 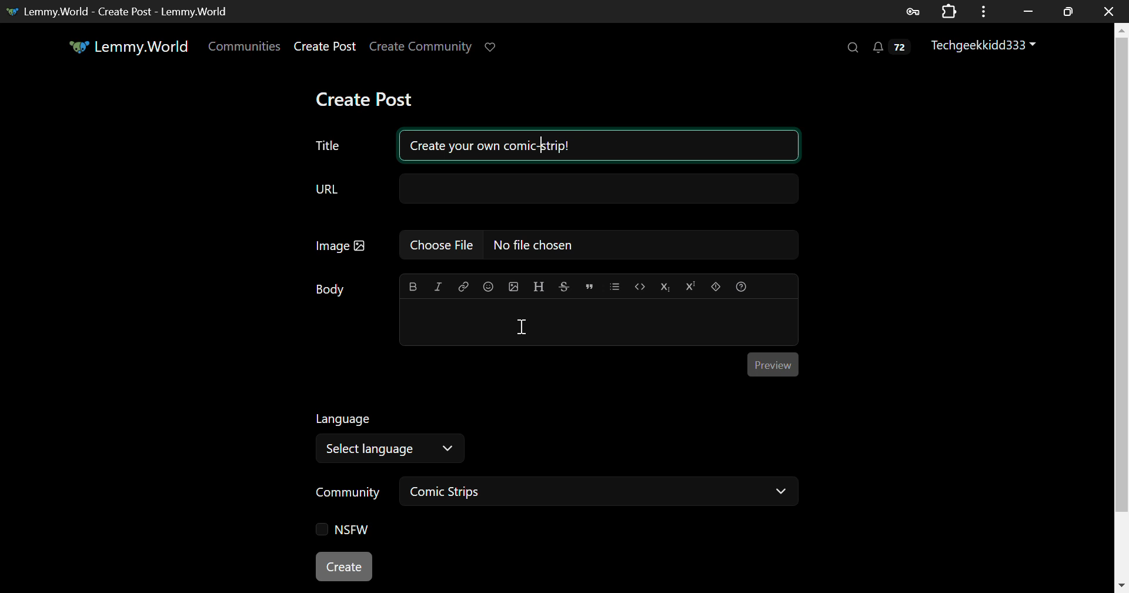 What do you see at coordinates (331, 289) in the screenshot?
I see `Body` at bounding box center [331, 289].